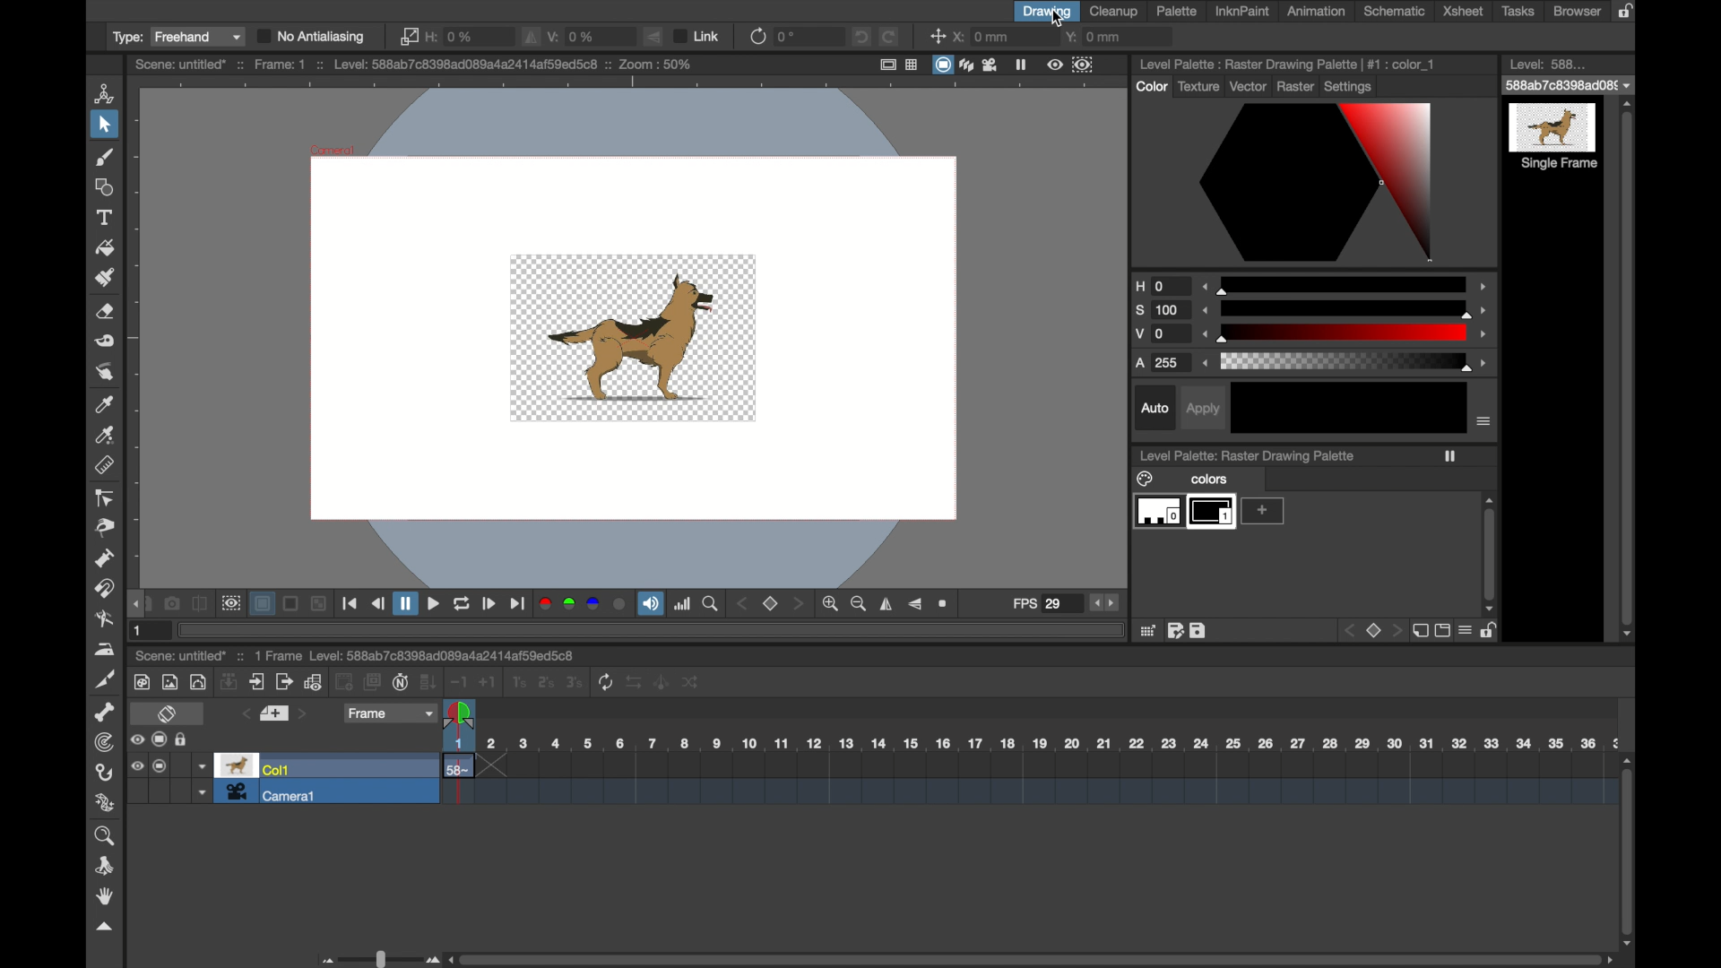 The width and height of the screenshot is (1721, 968). I want to click on more tools, so click(416, 680).